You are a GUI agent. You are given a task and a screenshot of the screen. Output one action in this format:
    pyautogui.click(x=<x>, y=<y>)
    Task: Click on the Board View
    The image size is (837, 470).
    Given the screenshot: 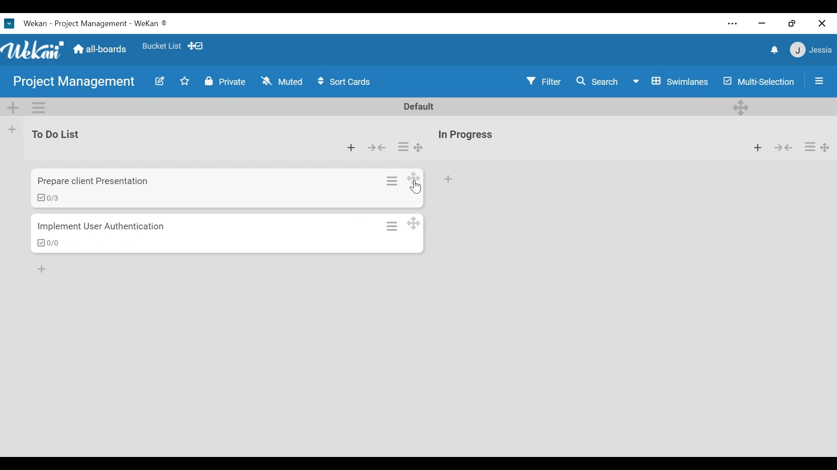 What is the action you would take?
    pyautogui.click(x=673, y=82)
    